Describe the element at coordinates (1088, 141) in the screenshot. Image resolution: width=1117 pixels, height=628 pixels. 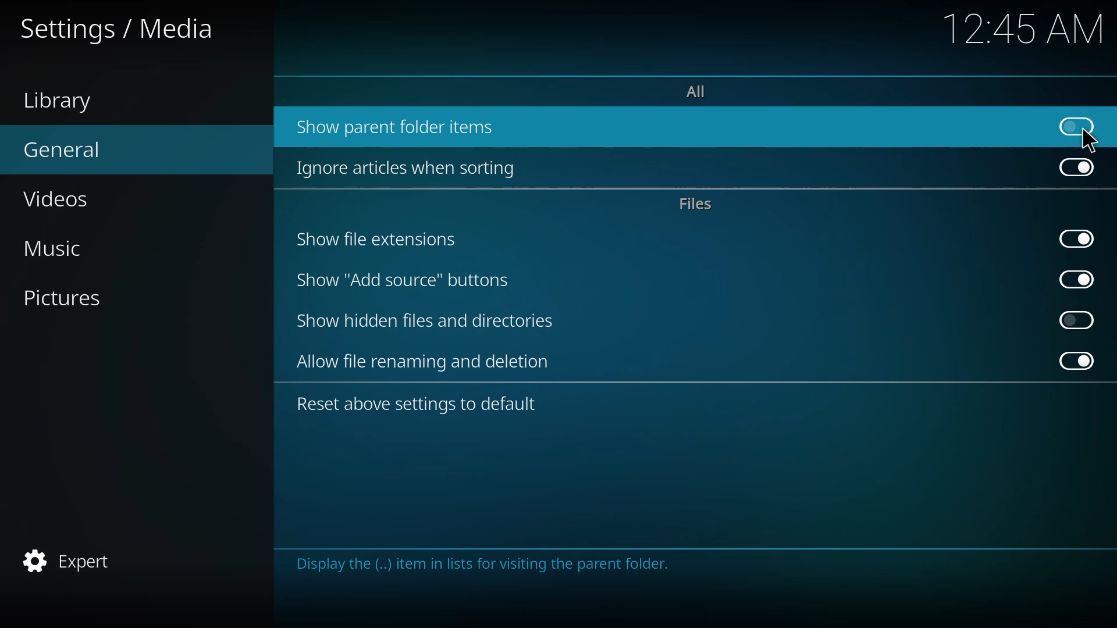
I see `cursor` at that location.